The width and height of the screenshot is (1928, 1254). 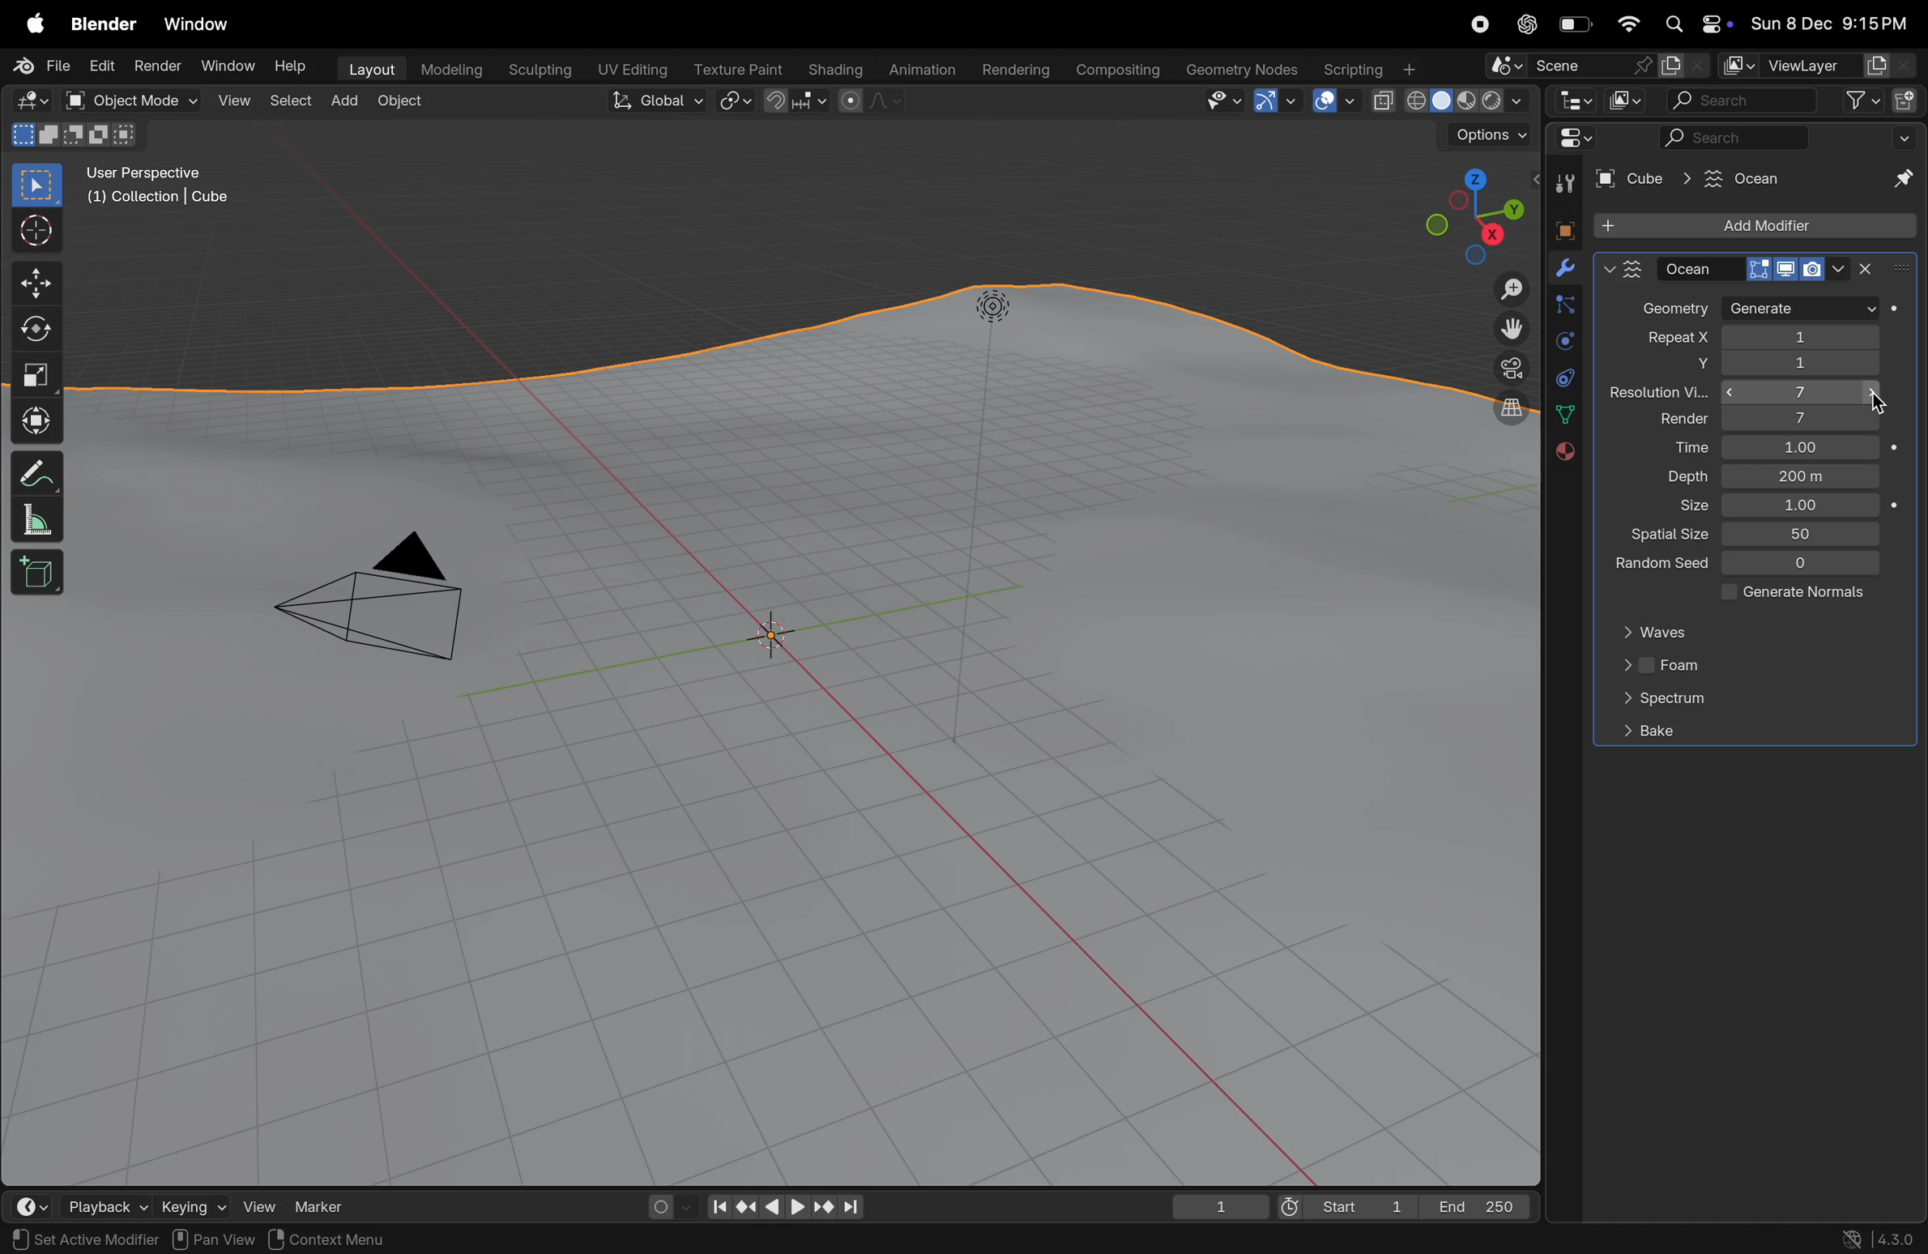 I want to click on add cube, so click(x=38, y=574).